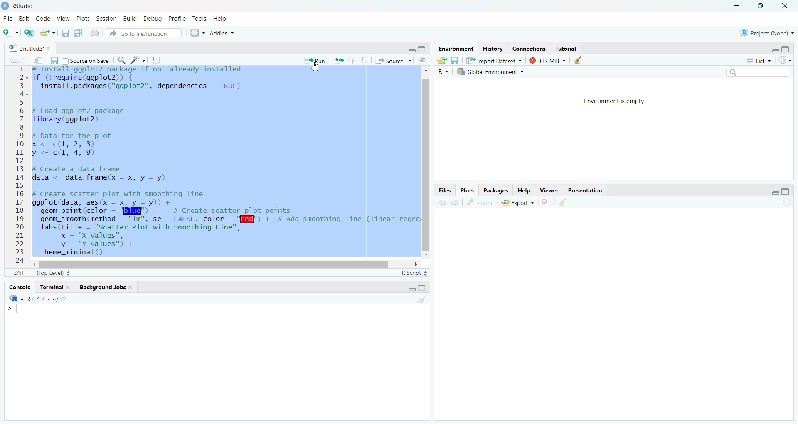 The image size is (798, 424). I want to click on save current document, so click(65, 33).